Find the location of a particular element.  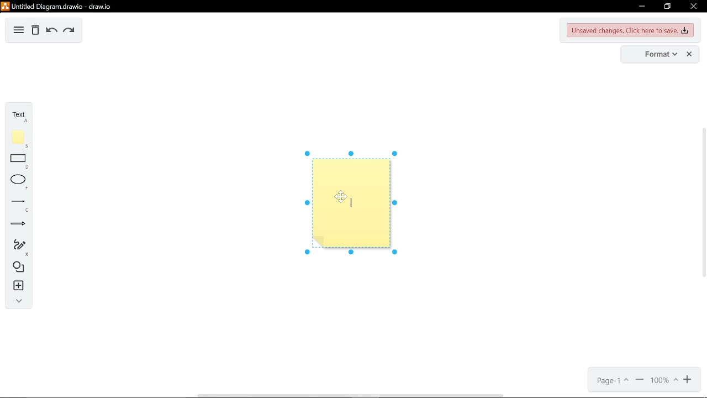

zoom in is located at coordinates (688, 380).